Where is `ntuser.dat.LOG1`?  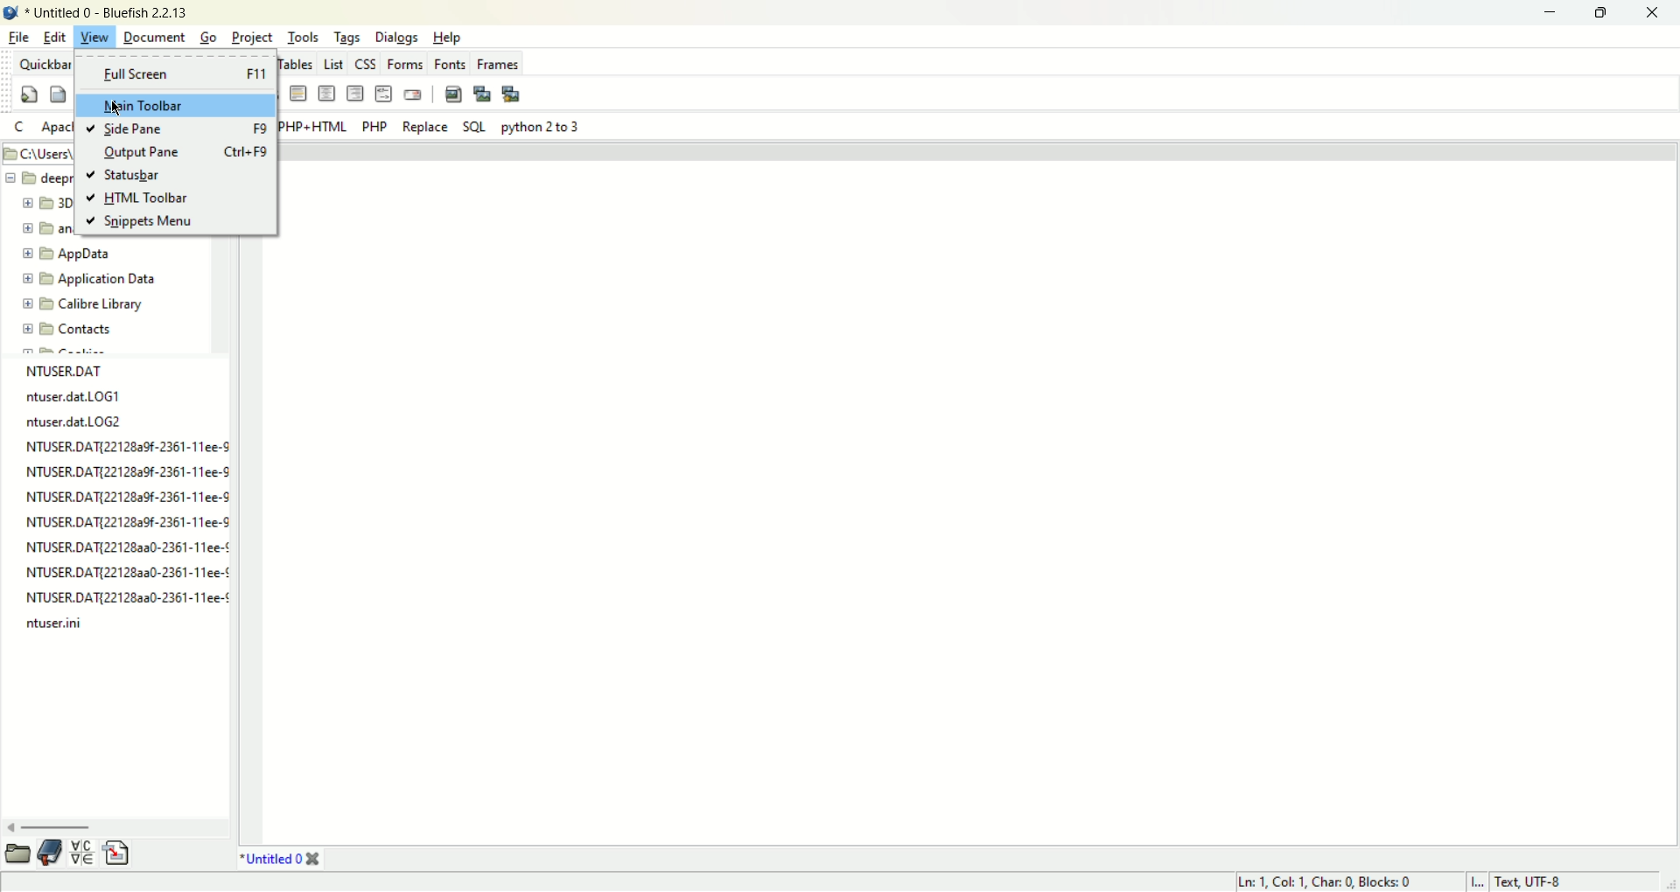
ntuser.dat.LOG1 is located at coordinates (73, 395).